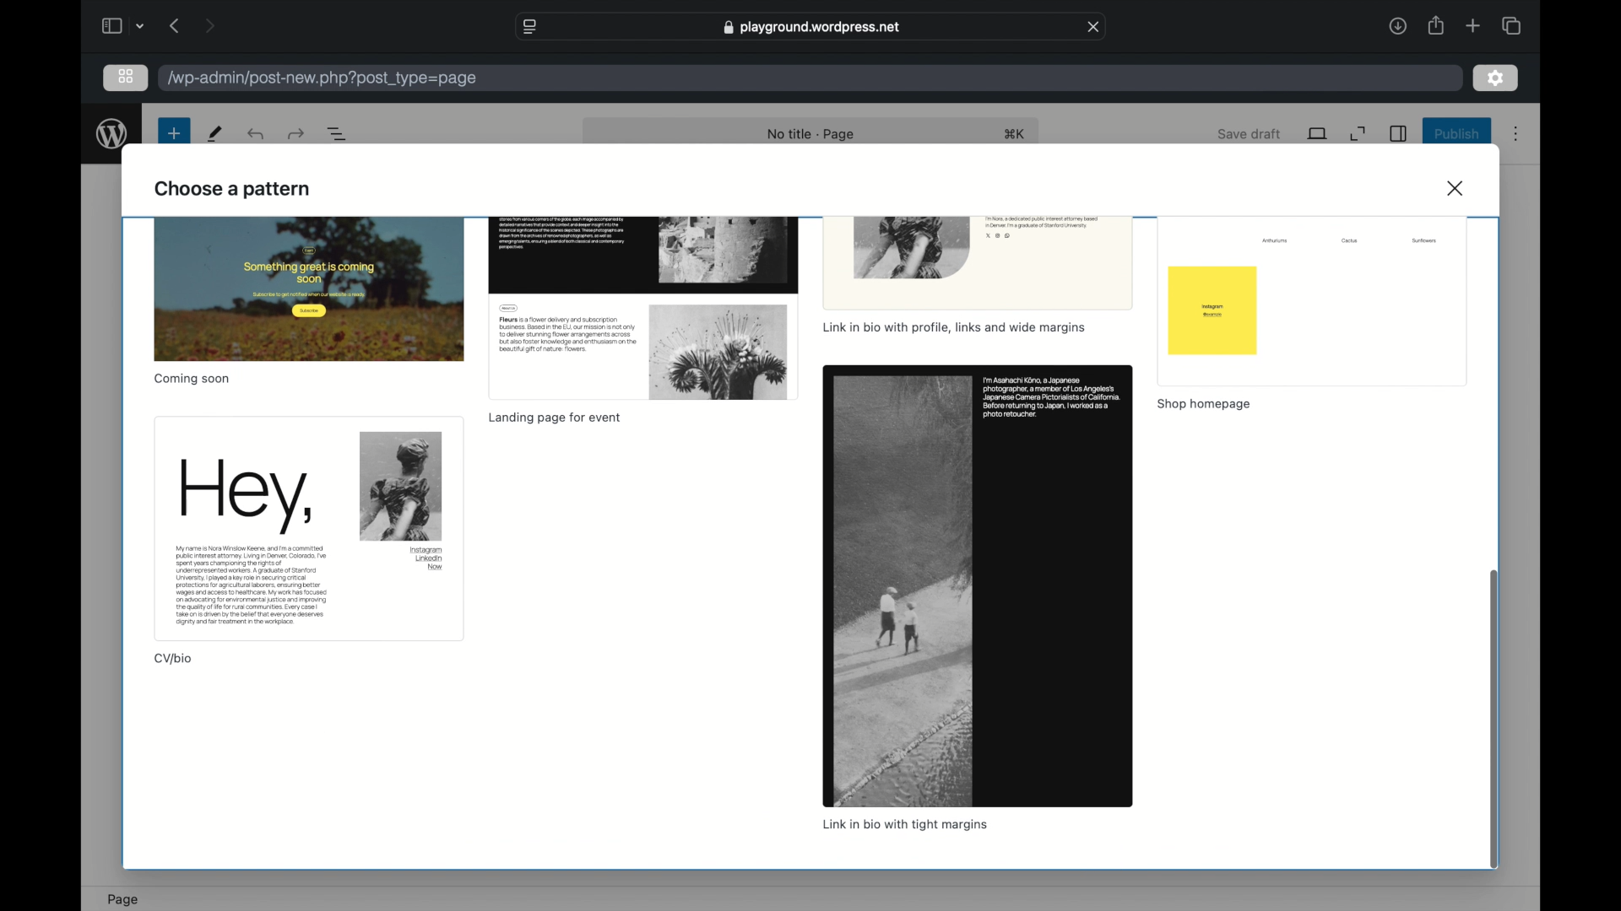 Image resolution: width=1621 pixels, height=911 pixels. Describe the element at coordinates (1511, 26) in the screenshot. I see `show tab overview` at that location.